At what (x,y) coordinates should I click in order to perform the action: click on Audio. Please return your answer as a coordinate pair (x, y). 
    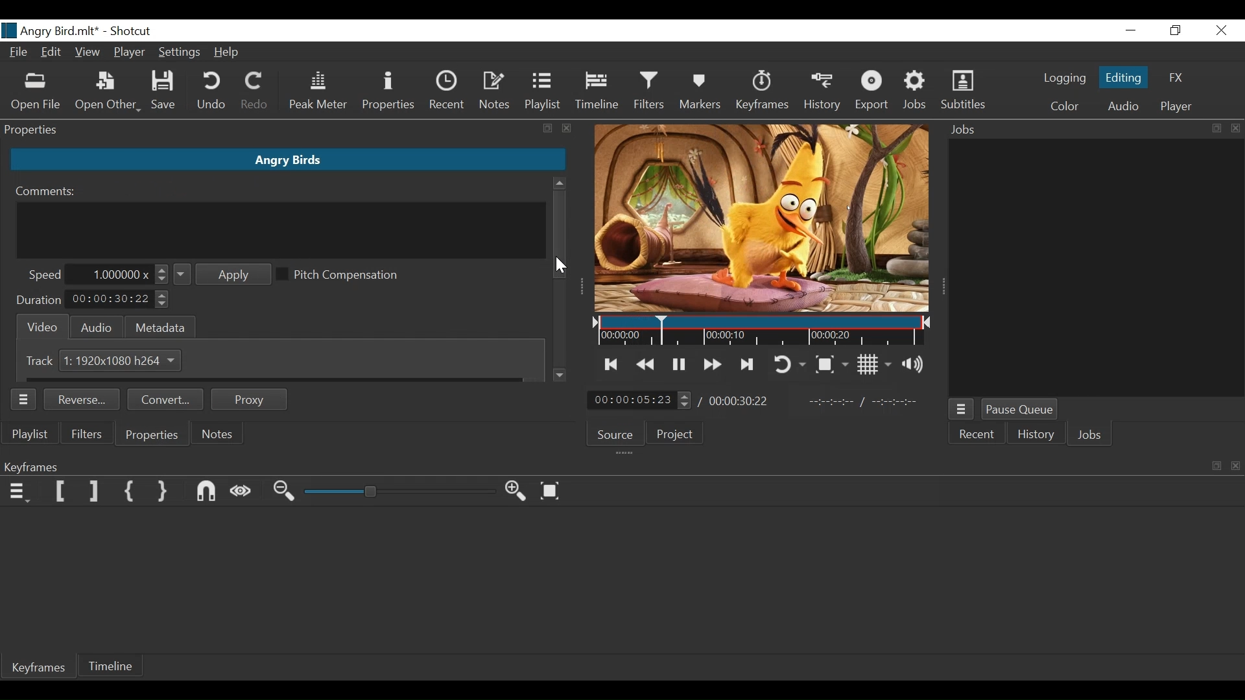
    Looking at the image, I should click on (93, 326).